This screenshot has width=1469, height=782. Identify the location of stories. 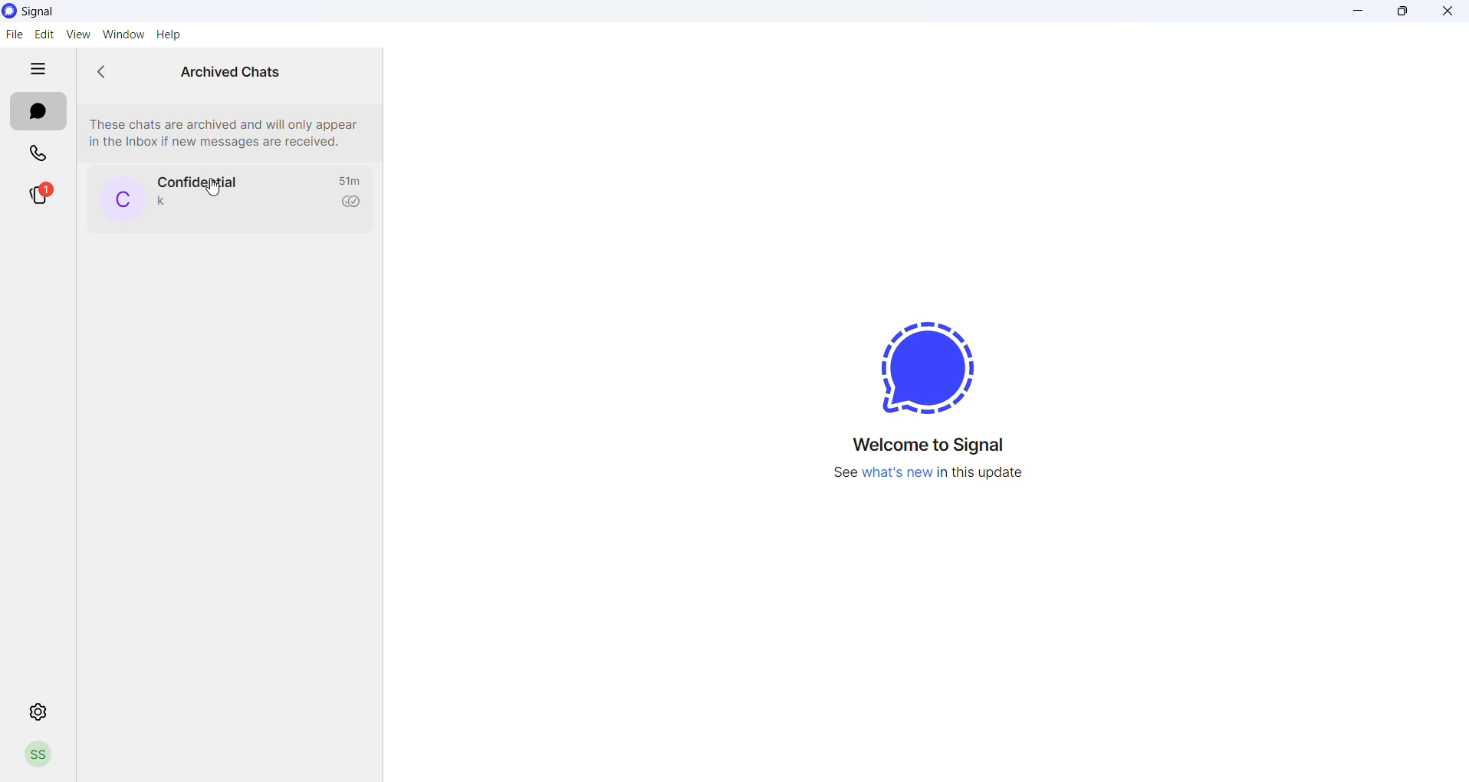
(38, 196).